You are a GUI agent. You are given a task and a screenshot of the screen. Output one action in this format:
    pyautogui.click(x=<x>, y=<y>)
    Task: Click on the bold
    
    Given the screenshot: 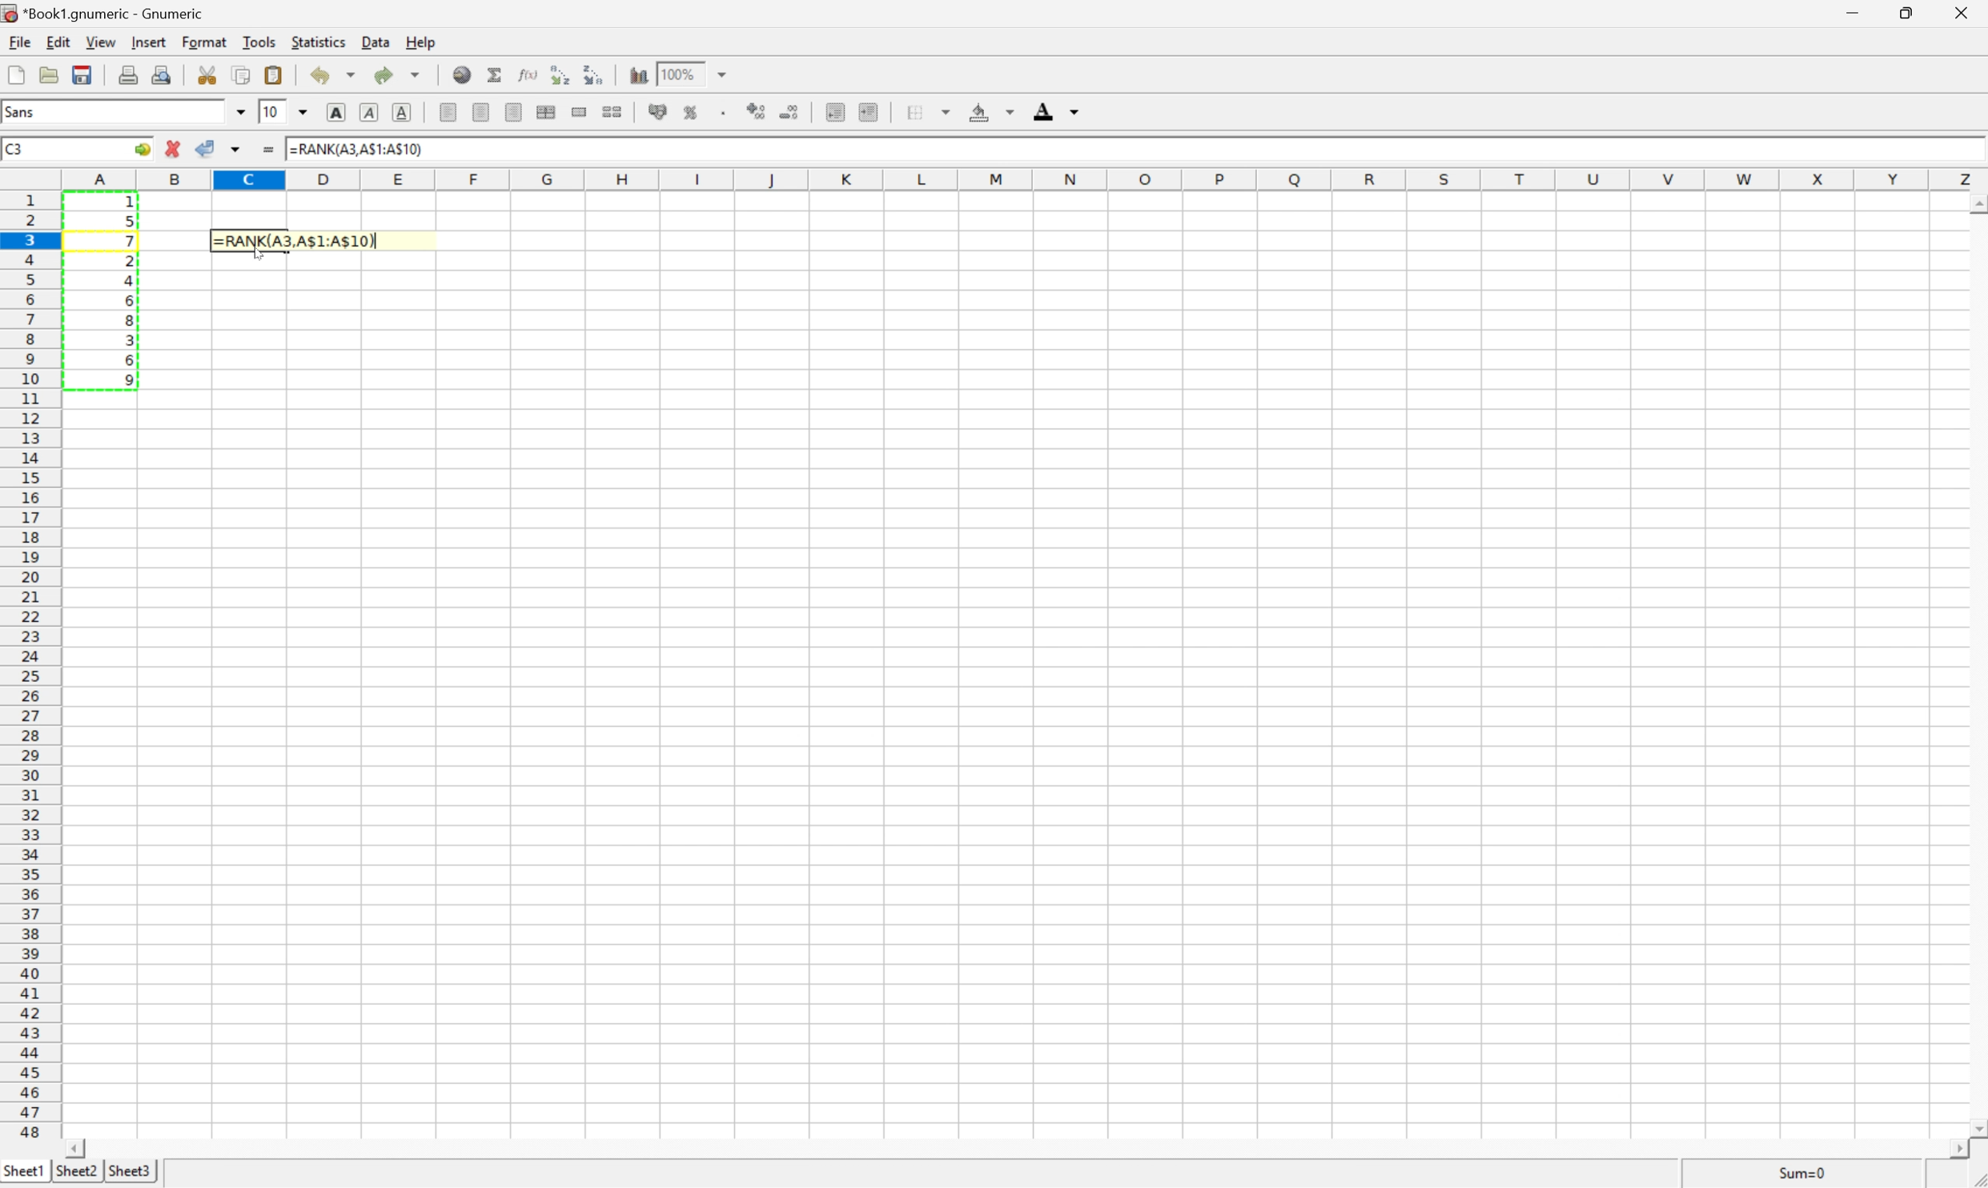 What is the action you would take?
    pyautogui.click(x=335, y=112)
    